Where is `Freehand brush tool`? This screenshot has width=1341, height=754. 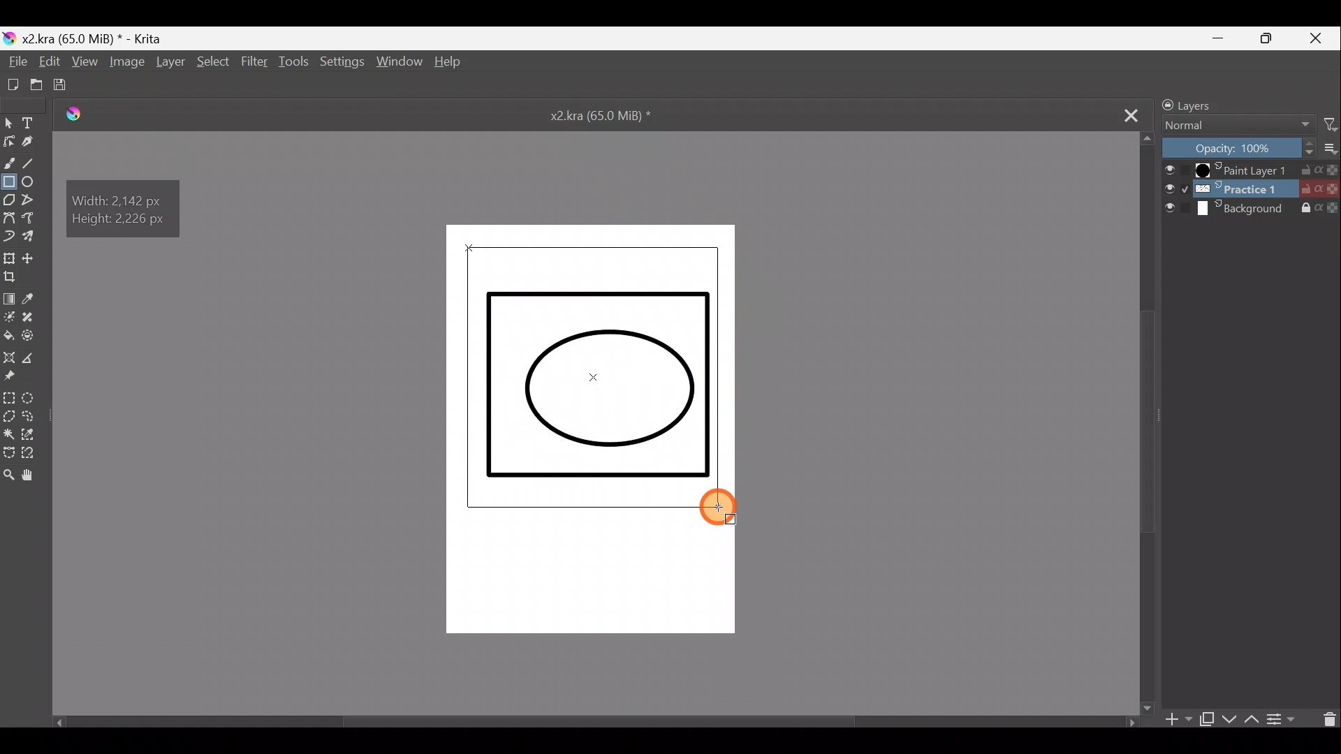
Freehand brush tool is located at coordinates (8, 164).